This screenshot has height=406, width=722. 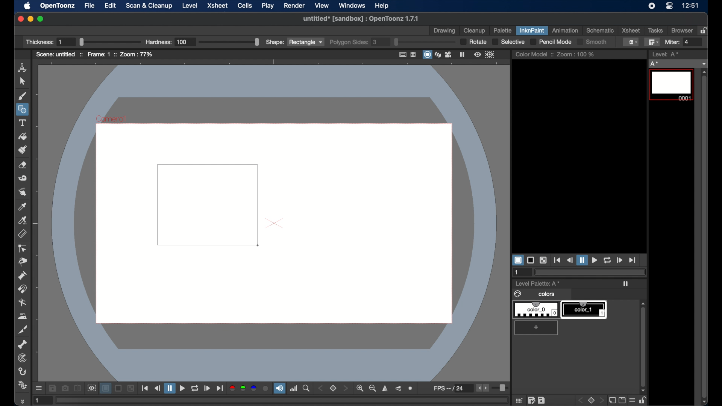 I want to click on paint brush tool, so click(x=23, y=150).